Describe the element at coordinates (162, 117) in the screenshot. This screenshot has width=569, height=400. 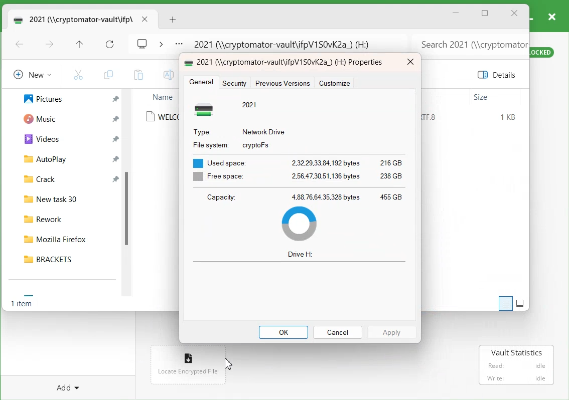
I see `Welcome.rtf` at that location.